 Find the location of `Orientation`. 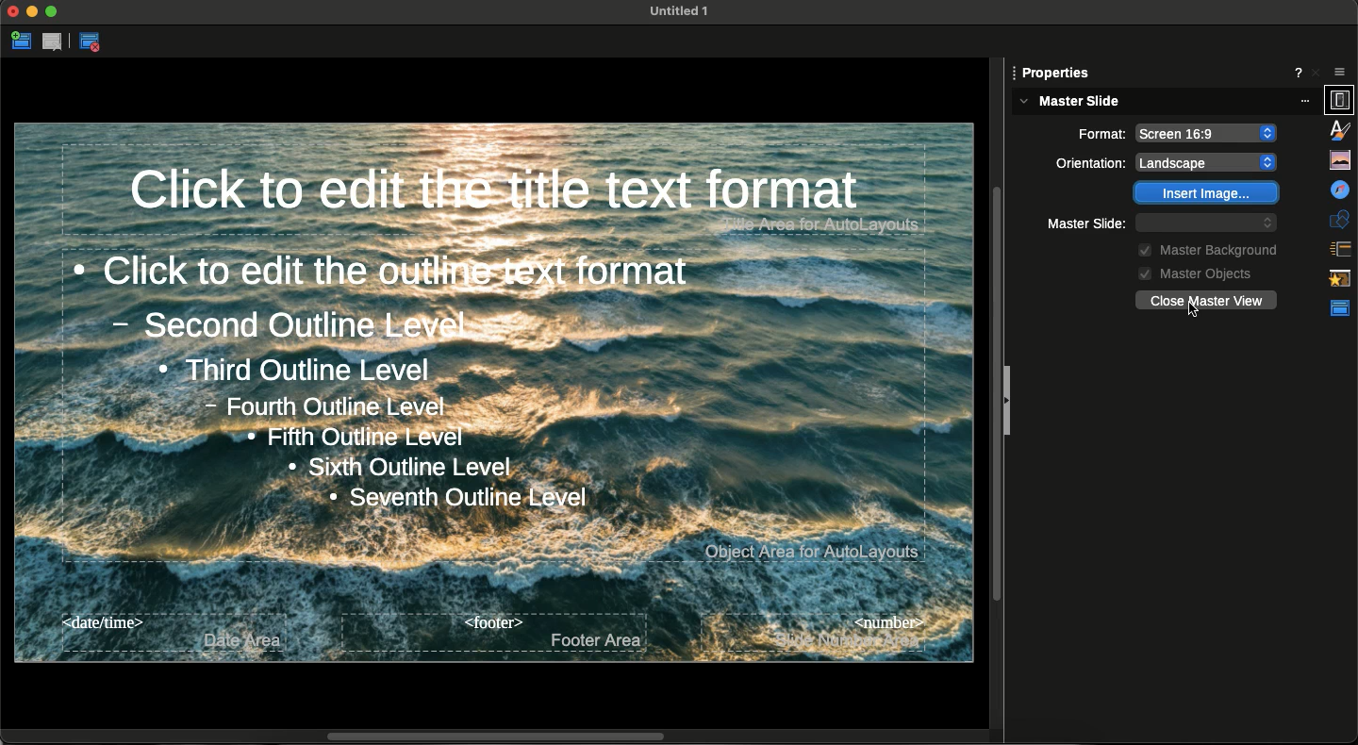

Orientation is located at coordinates (1101, 133).